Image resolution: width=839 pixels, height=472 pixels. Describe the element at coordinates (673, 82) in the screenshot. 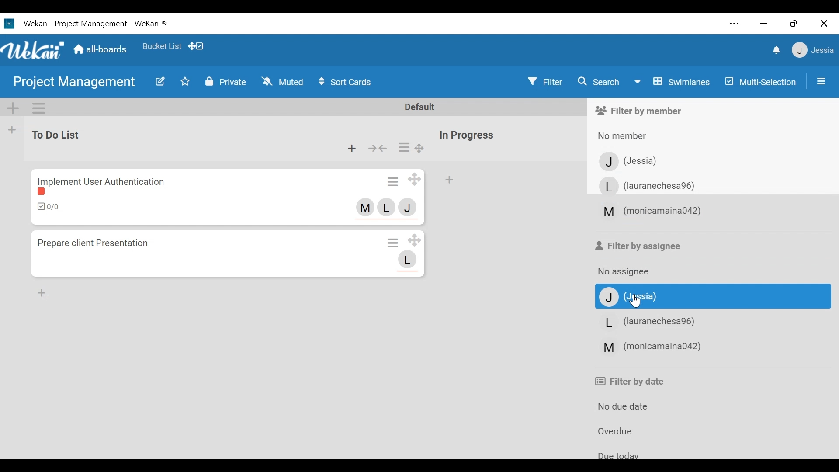

I see `Board View swimlanes` at that location.